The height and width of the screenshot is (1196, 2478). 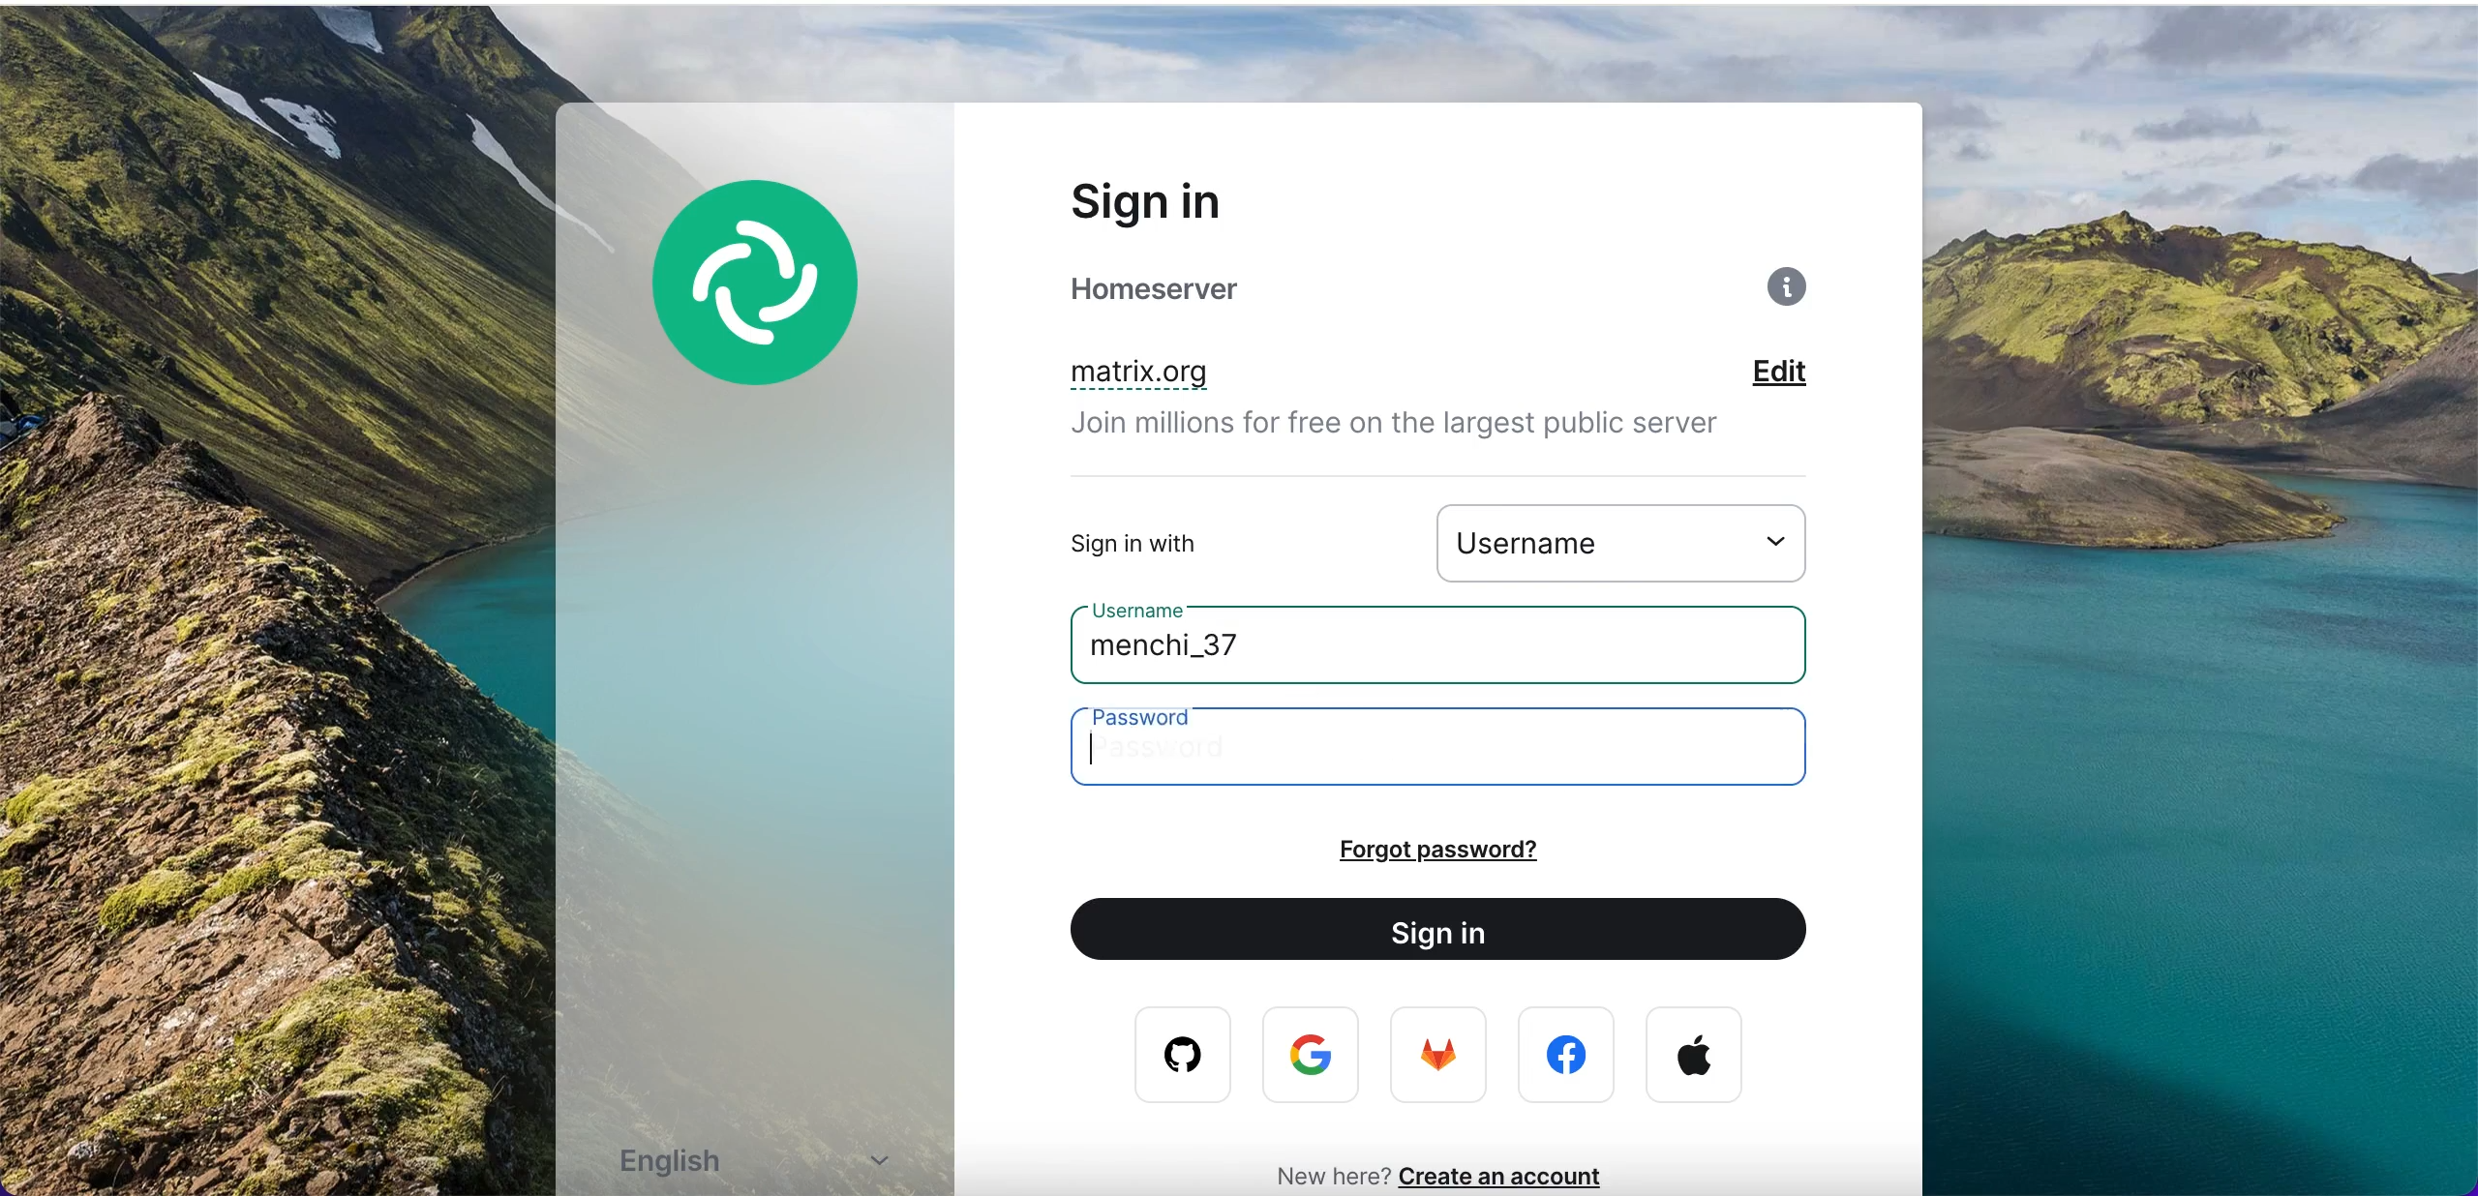 What do you see at coordinates (1571, 1056) in the screenshot?
I see `facebook logo` at bounding box center [1571, 1056].